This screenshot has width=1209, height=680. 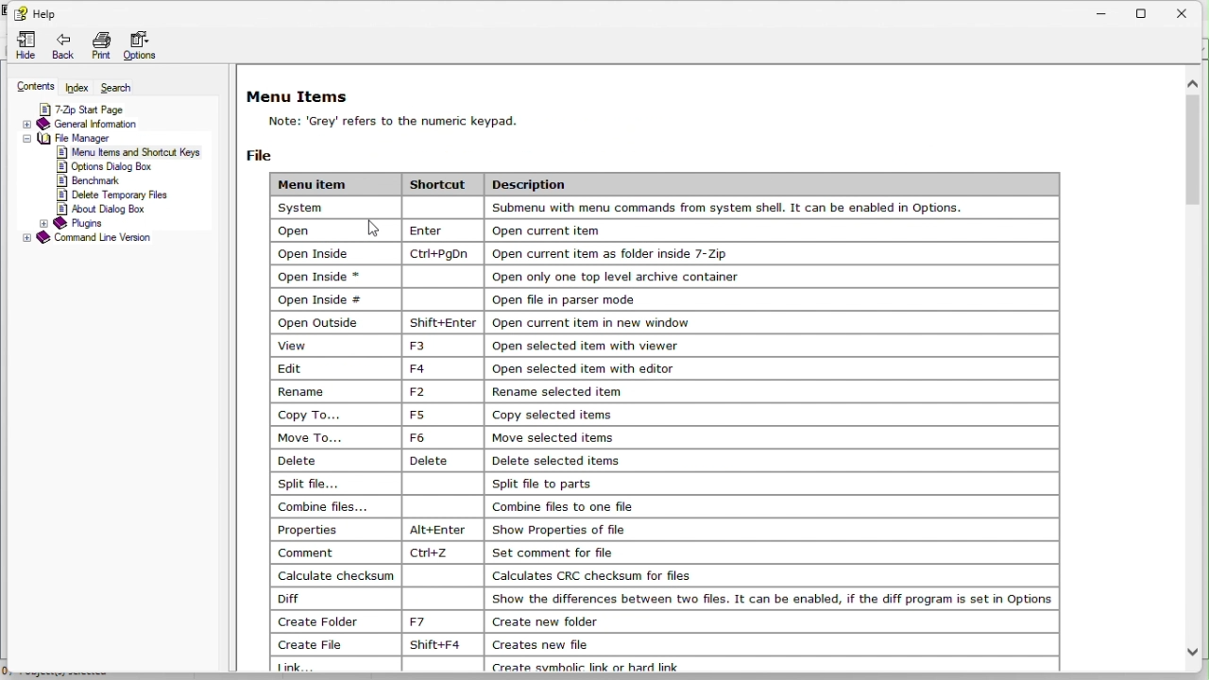 What do you see at coordinates (73, 225) in the screenshot?
I see `plugins` at bounding box center [73, 225].